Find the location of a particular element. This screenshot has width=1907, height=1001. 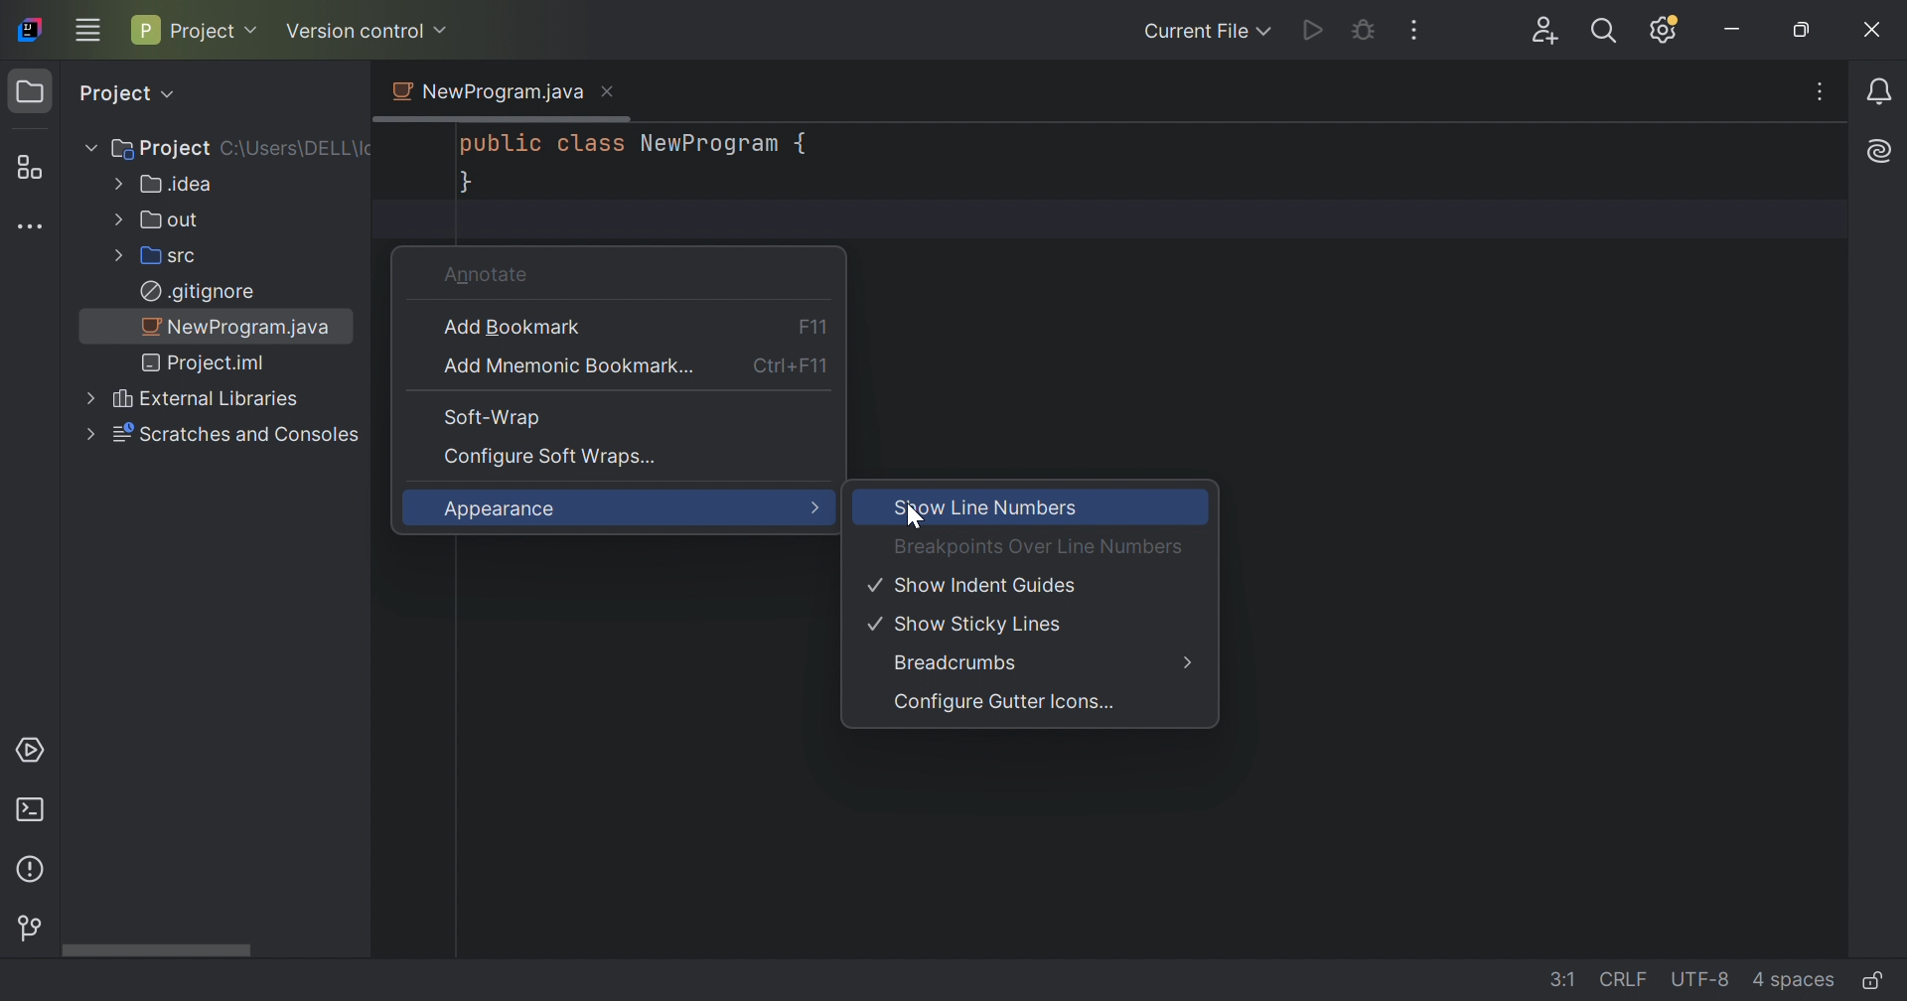

Drop Down is located at coordinates (175, 95).